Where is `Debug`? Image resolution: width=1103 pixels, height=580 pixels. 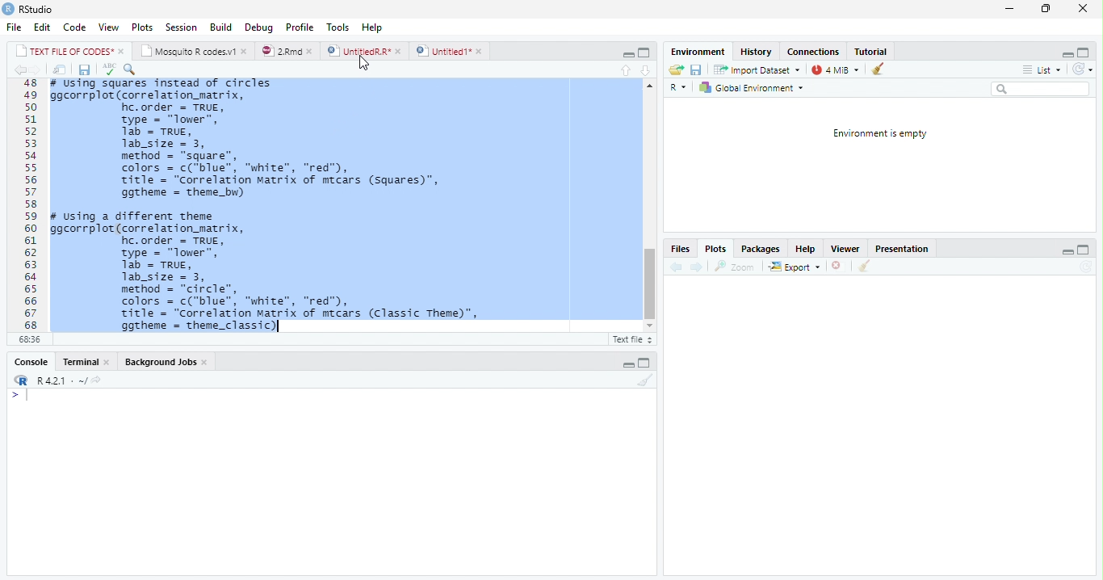 Debug is located at coordinates (260, 27).